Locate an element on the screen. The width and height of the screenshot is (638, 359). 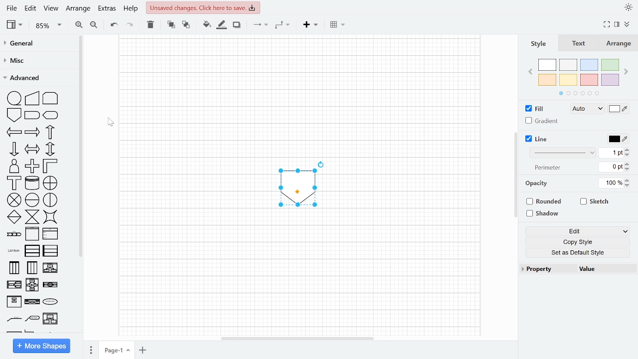
manual input is located at coordinates (32, 98).